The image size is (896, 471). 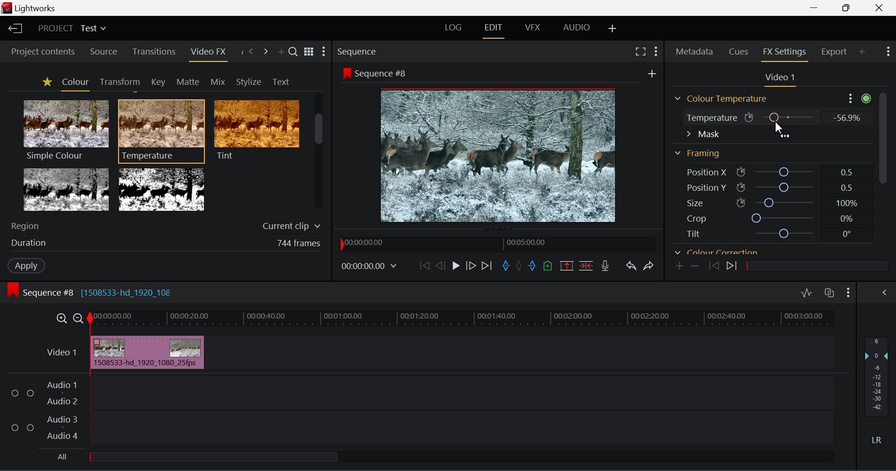 I want to click on Lightworks, so click(x=37, y=8).